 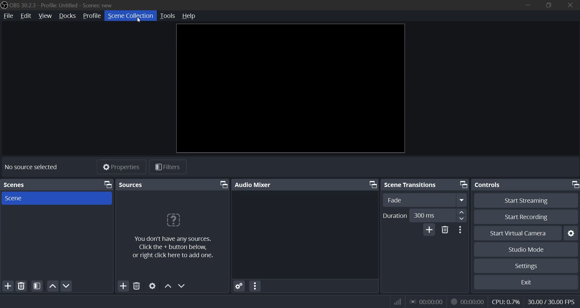 I want to click on audio mixer, so click(x=255, y=184).